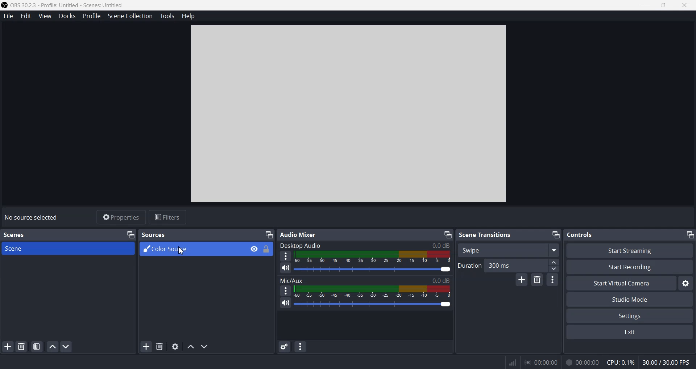 The image size is (696, 369). Describe the element at coordinates (8, 346) in the screenshot. I see `Add Scene` at that location.